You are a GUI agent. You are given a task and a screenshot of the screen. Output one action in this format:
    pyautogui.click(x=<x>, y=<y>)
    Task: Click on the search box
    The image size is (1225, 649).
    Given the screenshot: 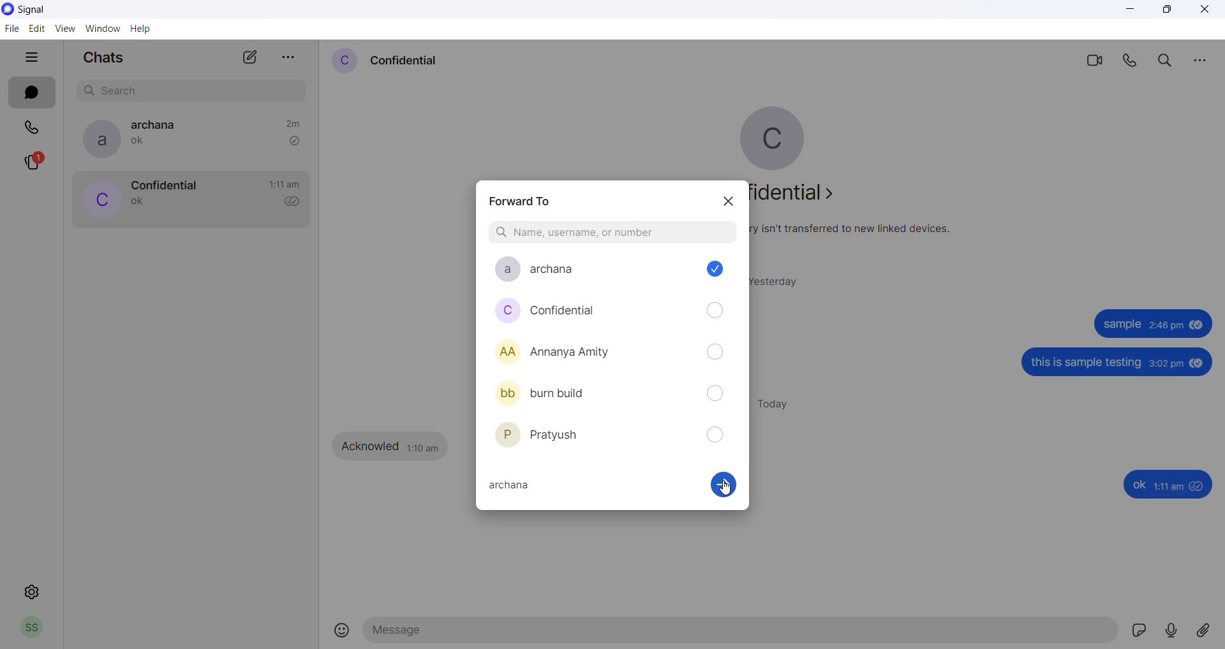 What is the action you would take?
    pyautogui.click(x=195, y=89)
    